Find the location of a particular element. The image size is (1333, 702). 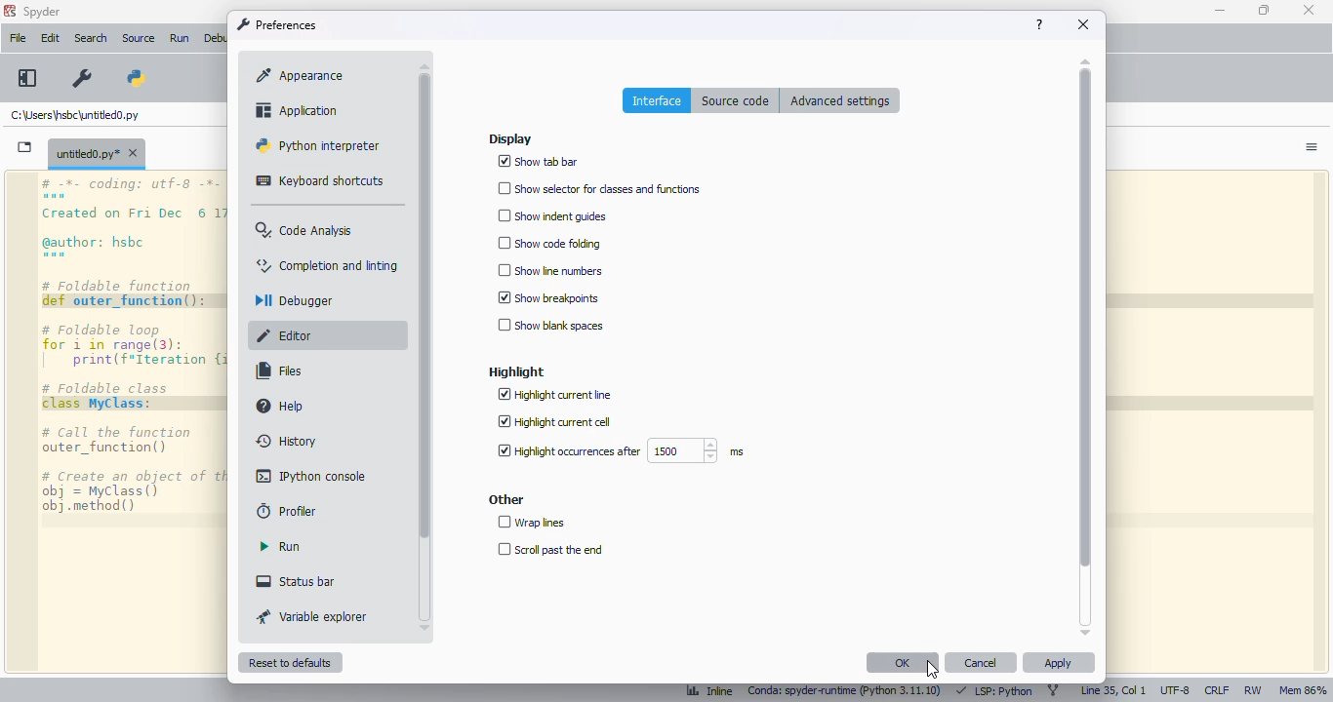

profiler is located at coordinates (288, 511).